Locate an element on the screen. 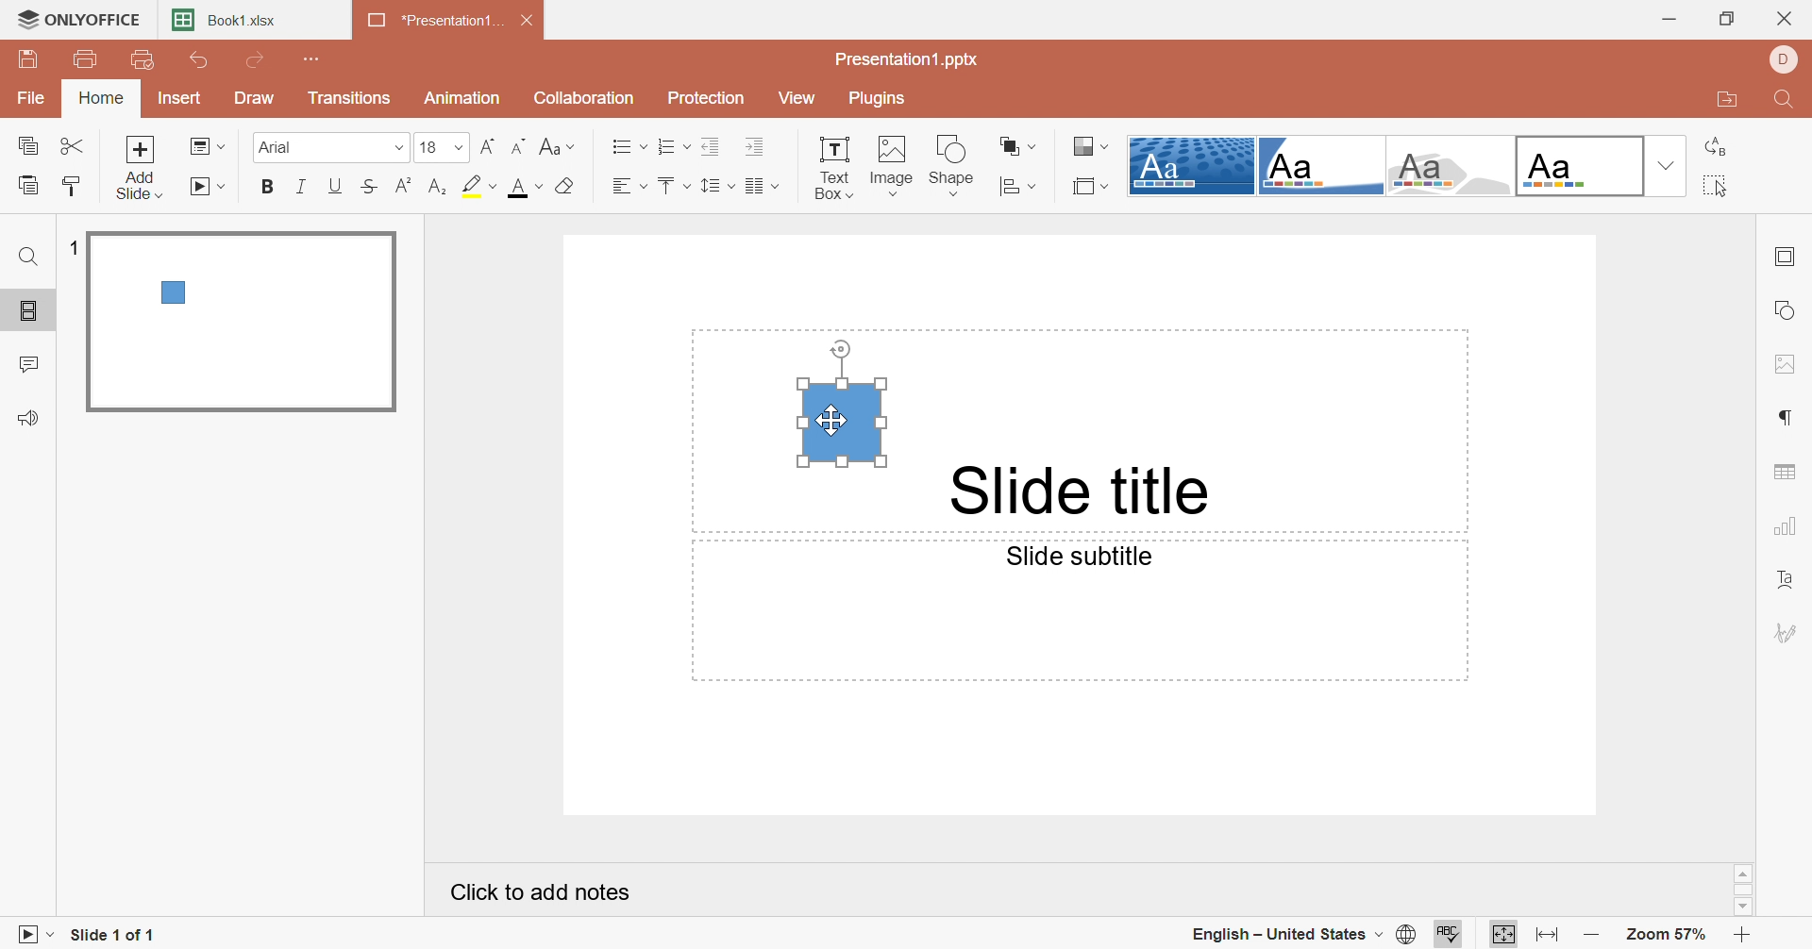 The height and width of the screenshot is (949, 1812). Home is located at coordinates (105, 100).